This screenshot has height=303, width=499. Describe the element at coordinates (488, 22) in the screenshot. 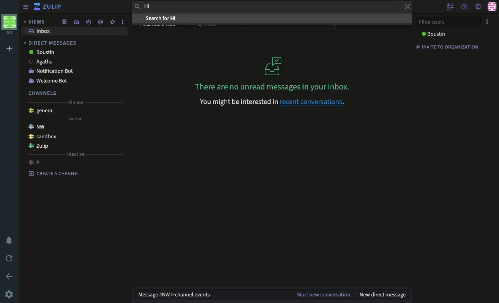

I see `options` at that location.